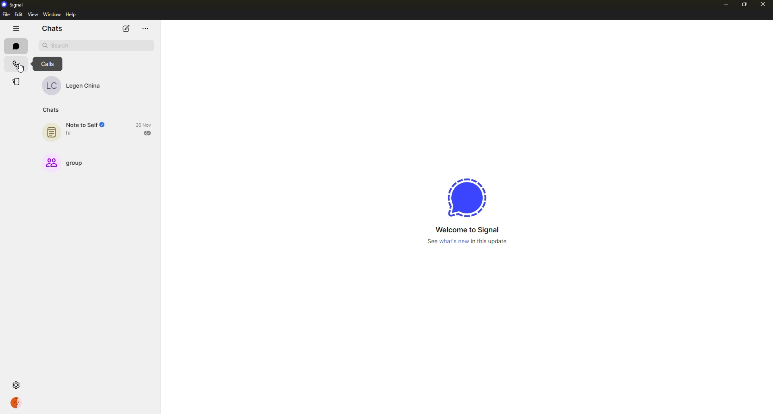 Image resolution: width=773 pixels, height=414 pixels. I want to click on signal, so click(14, 4).